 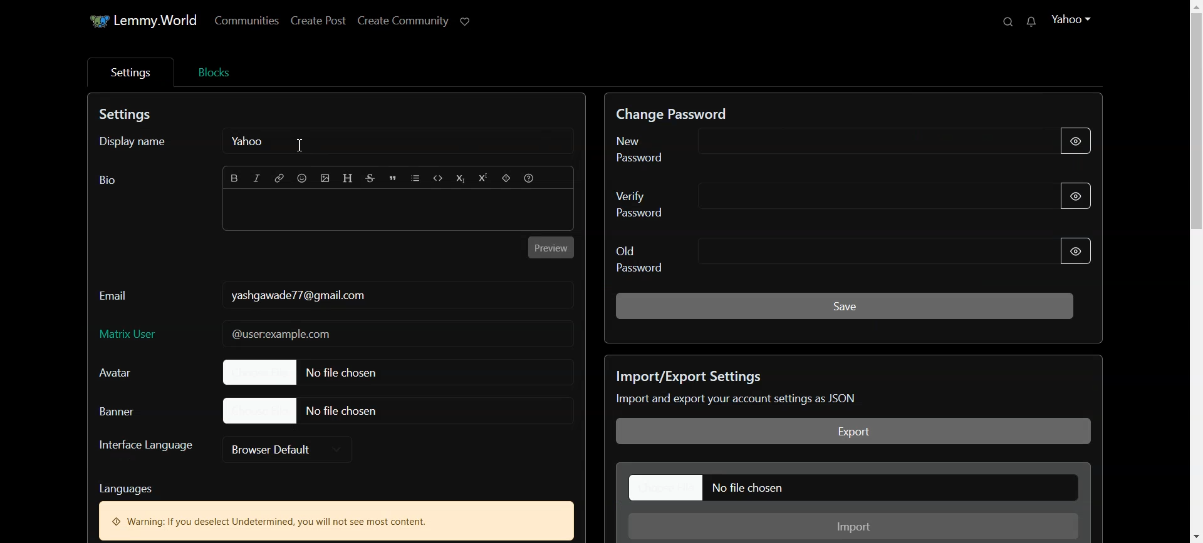 What do you see at coordinates (1081, 18) in the screenshot?
I see `Yahoo ~` at bounding box center [1081, 18].